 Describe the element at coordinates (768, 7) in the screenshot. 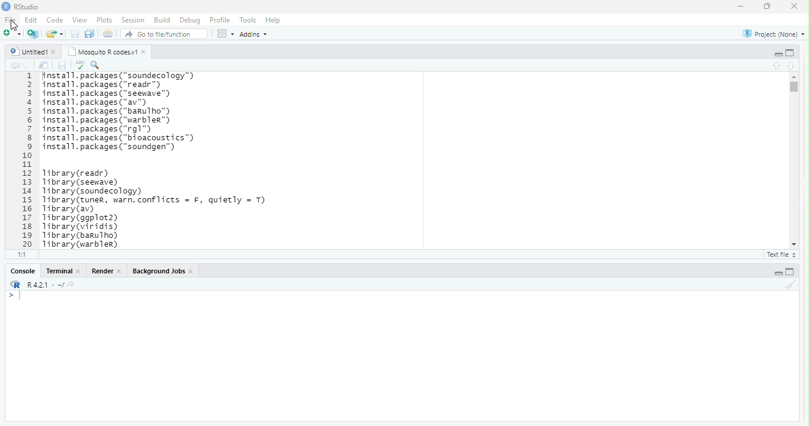

I see `maximise` at that location.